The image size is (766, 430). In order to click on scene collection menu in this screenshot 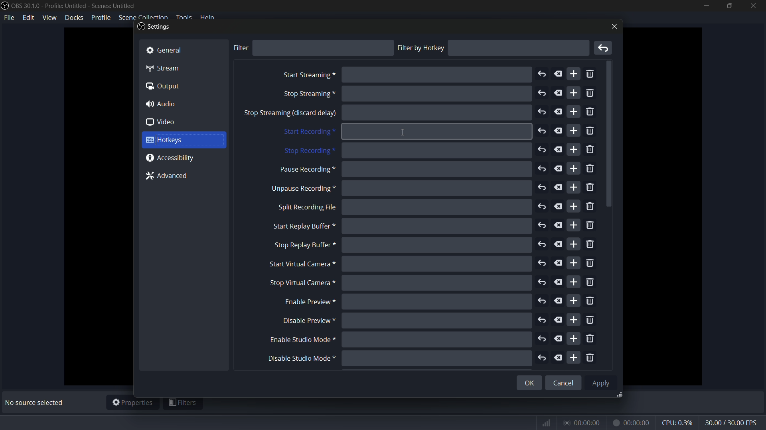, I will do `click(143, 17)`.